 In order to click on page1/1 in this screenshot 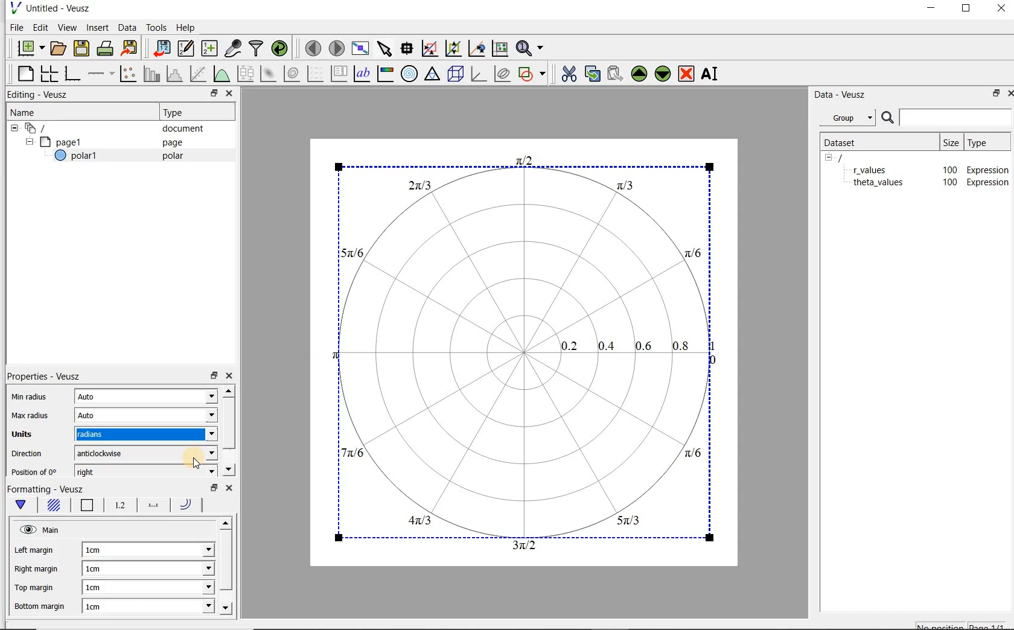, I will do `click(992, 625)`.